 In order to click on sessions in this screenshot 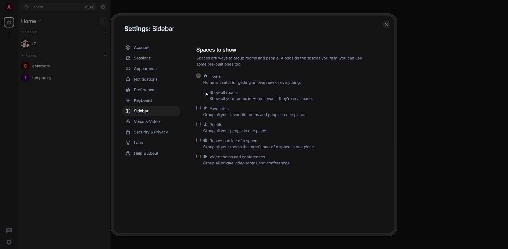, I will do `click(140, 58)`.